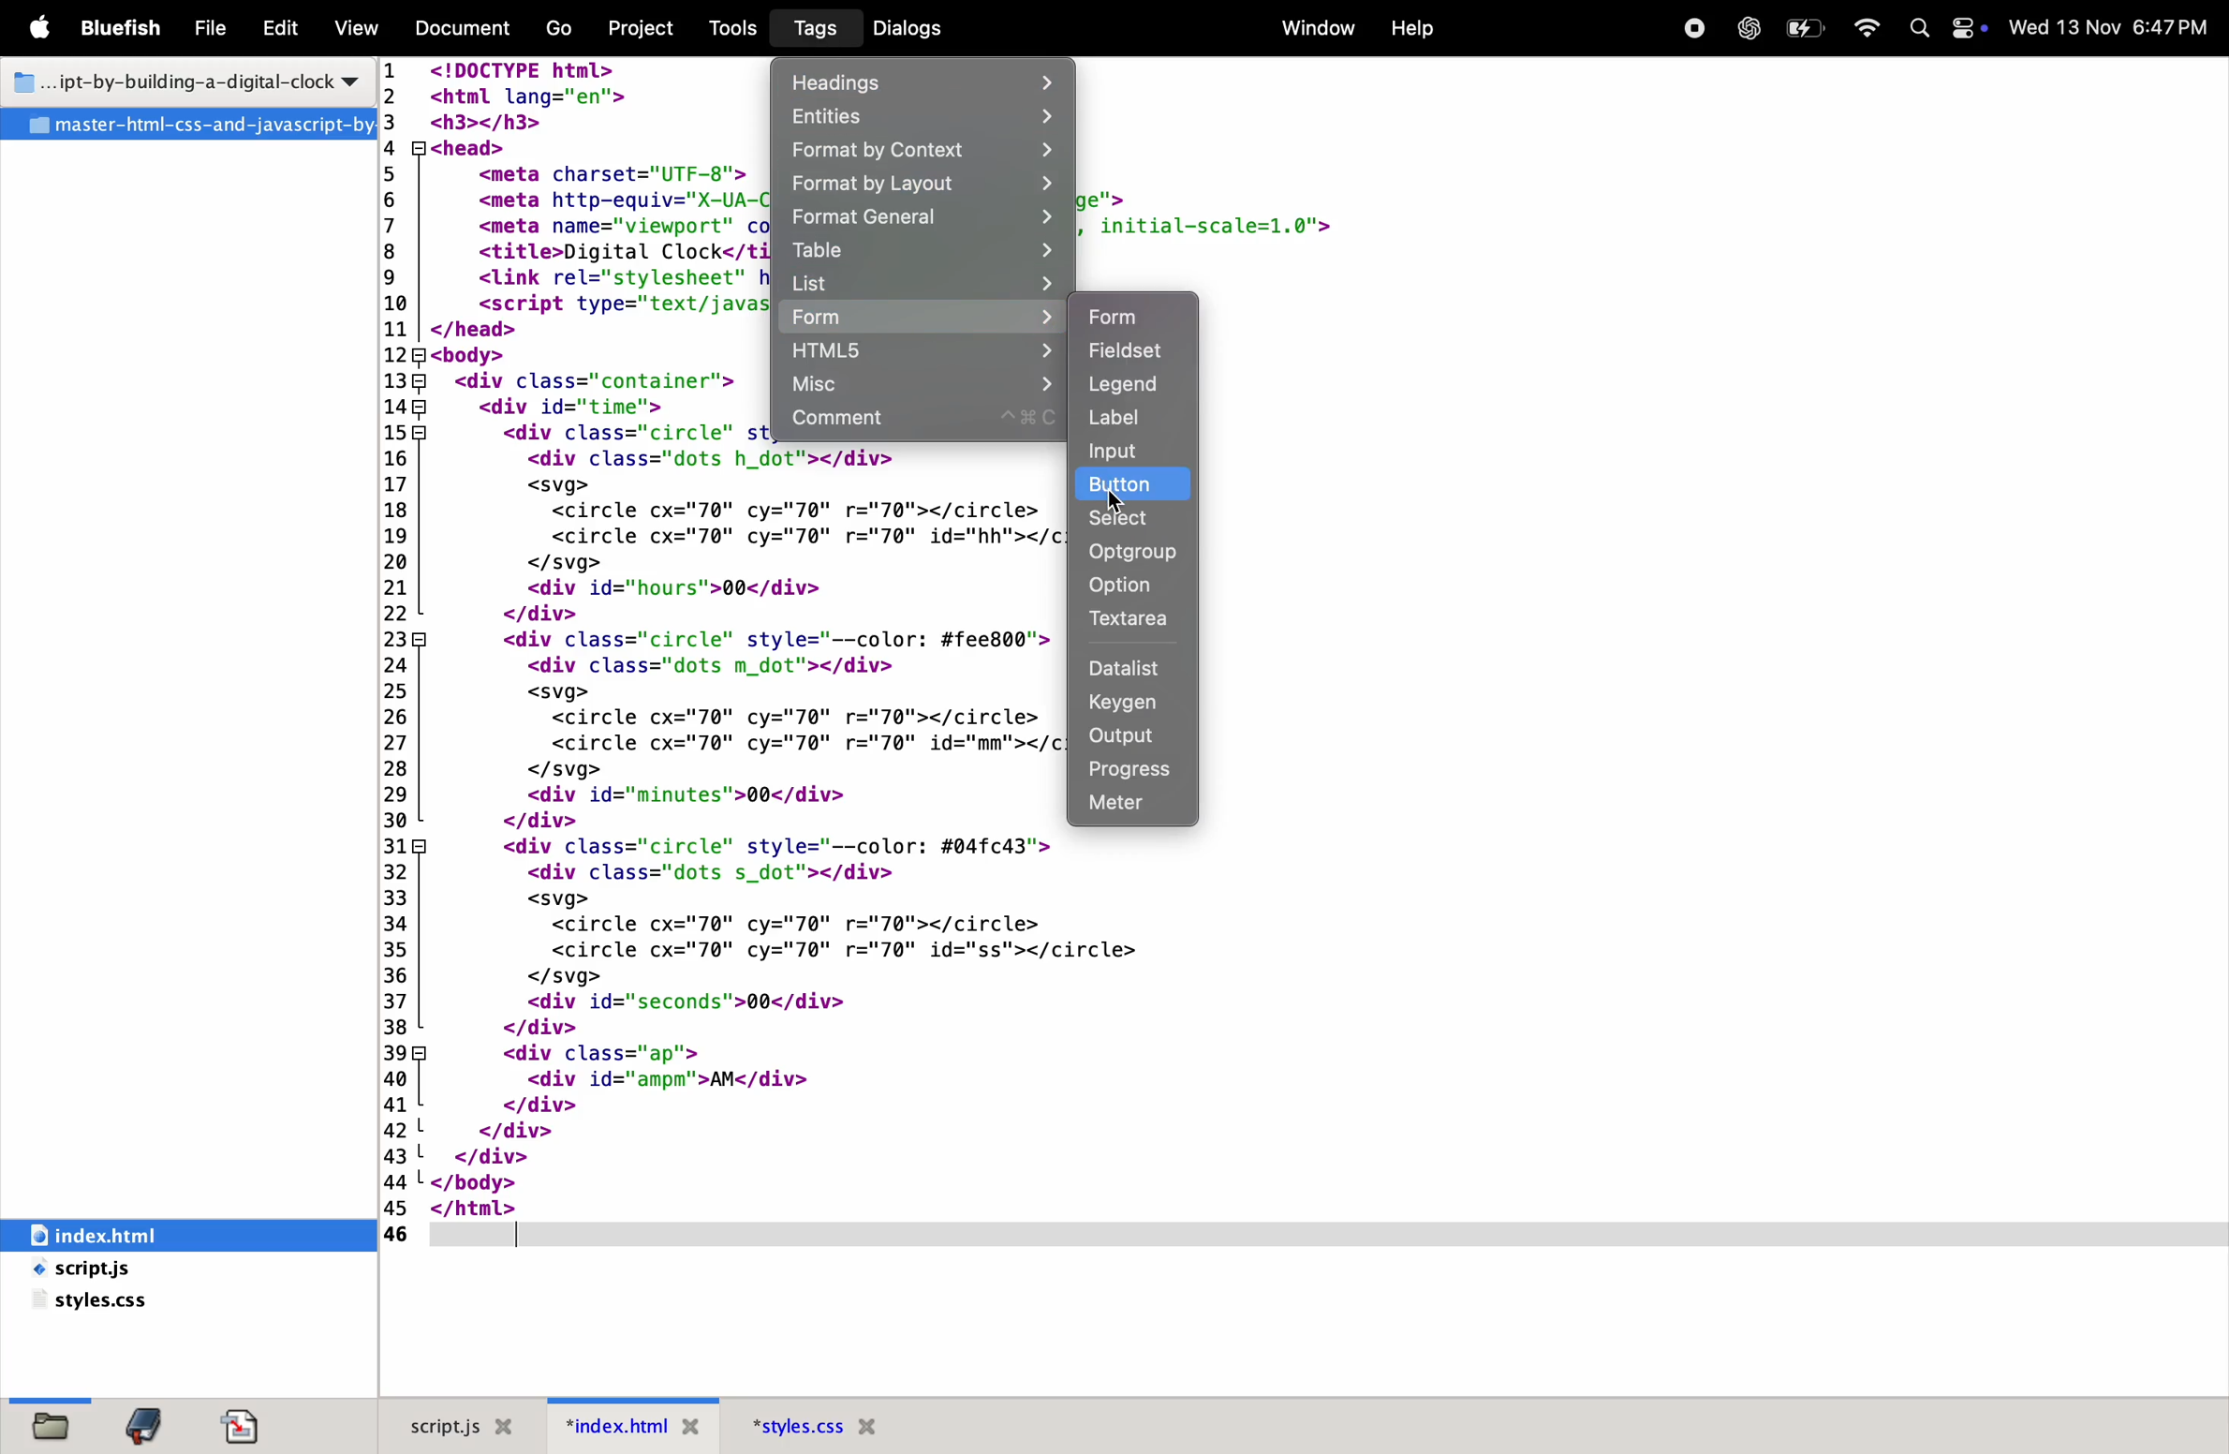  What do you see at coordinates (923, 153) in the screenshot?
I see `format by context` at bounding box center [923, 153].